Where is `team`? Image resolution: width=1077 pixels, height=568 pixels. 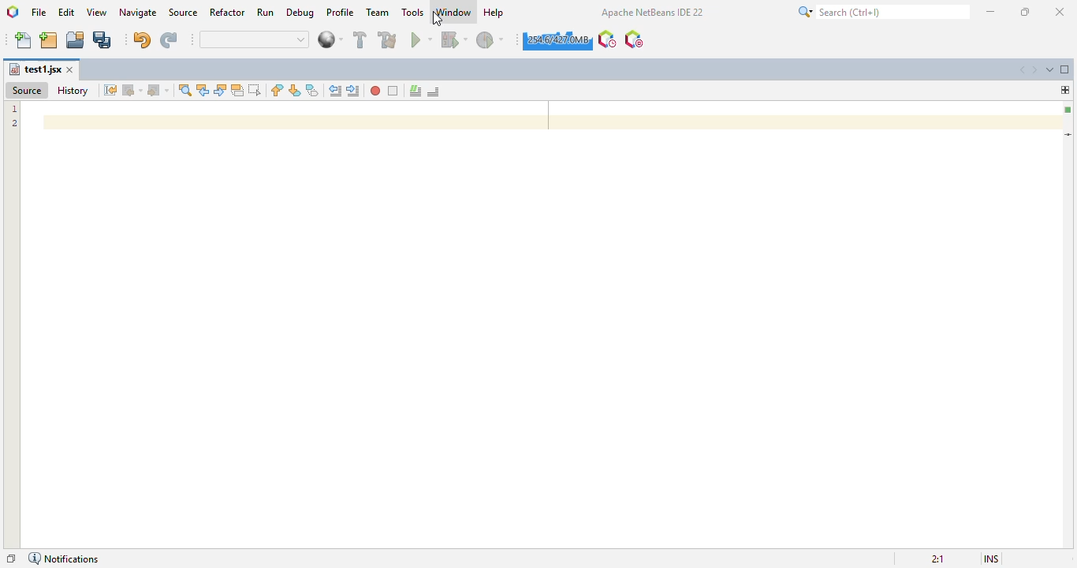
team is located at coordinates (378, 12).